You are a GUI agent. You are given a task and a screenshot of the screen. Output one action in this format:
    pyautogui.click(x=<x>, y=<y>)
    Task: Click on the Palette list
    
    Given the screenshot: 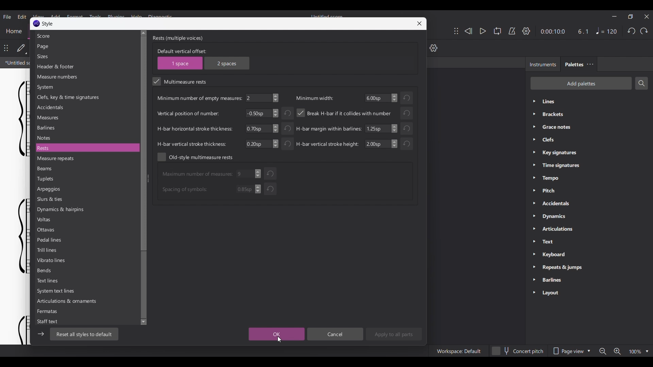 What is the action you would take?
    pyautogui.click(x=596, y=198)
    